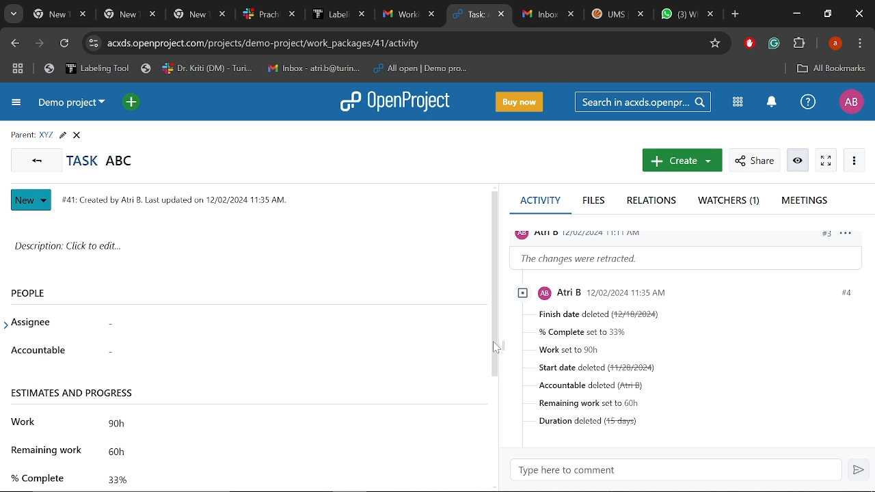 Image resolution: width=875 pixels, height=492 pixels. Describe the element at coordinates (688, 258) in the screenshot. I see `Change information` at that location.